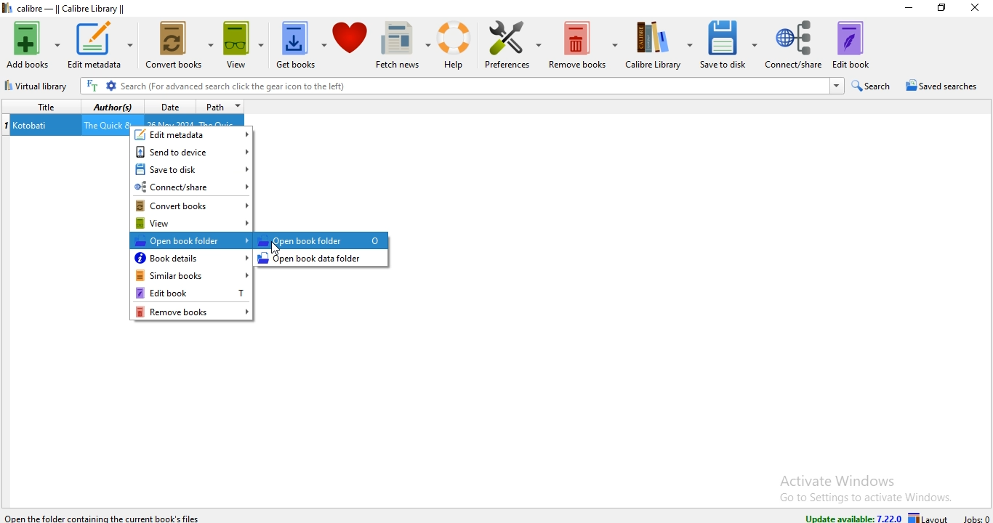  Describe the element at coordinates (193, 168) in the screenshot. I see `save to disk` at that location.